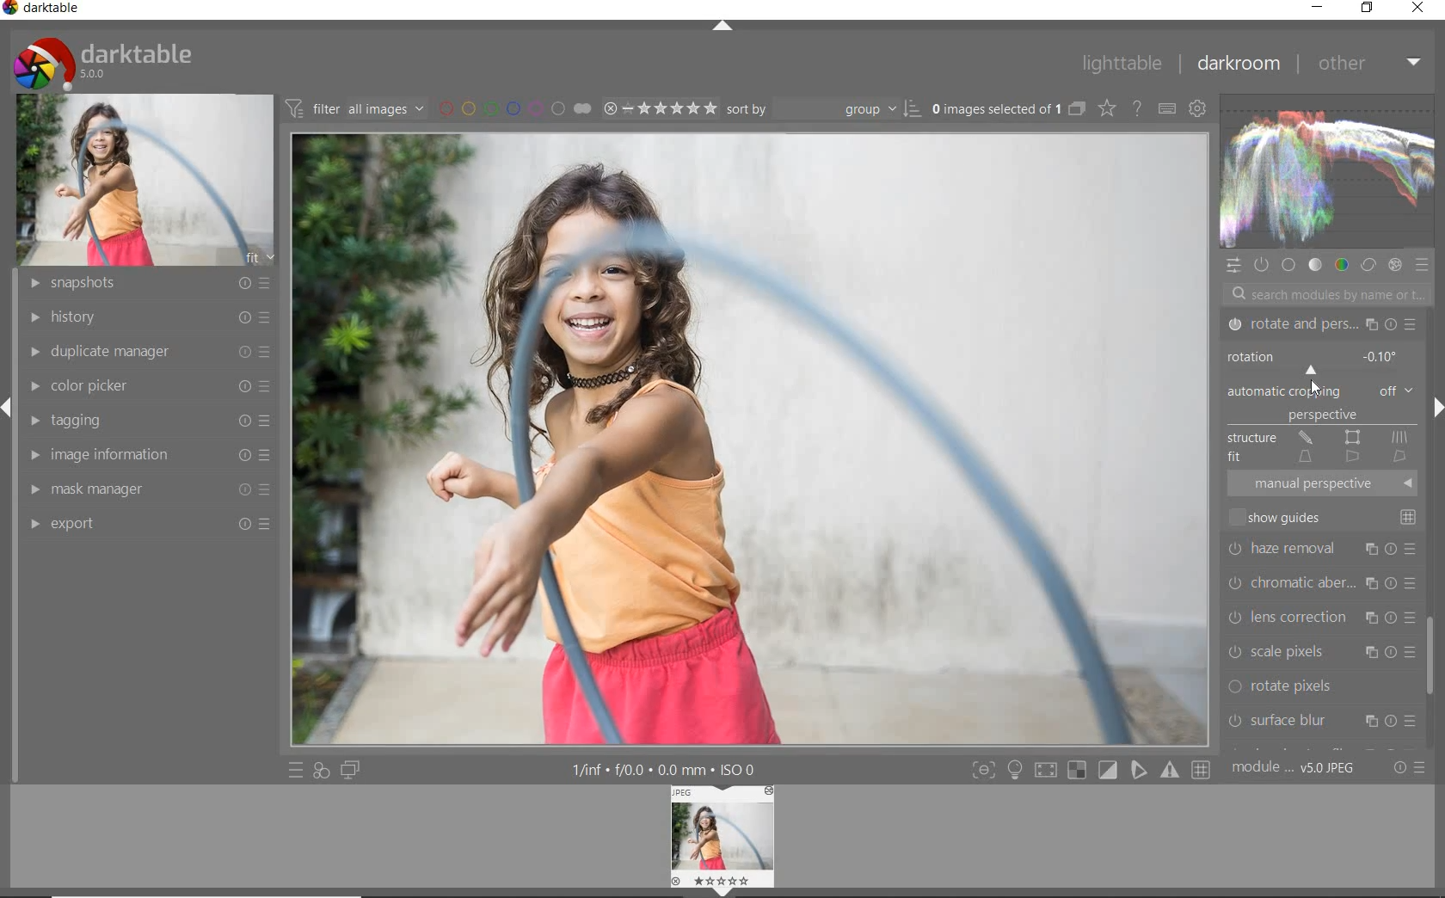  What do you see at coordinates (1321, 581) in the screenshot?
I see `chromatic aberration` at bounding box center [1321, 581].